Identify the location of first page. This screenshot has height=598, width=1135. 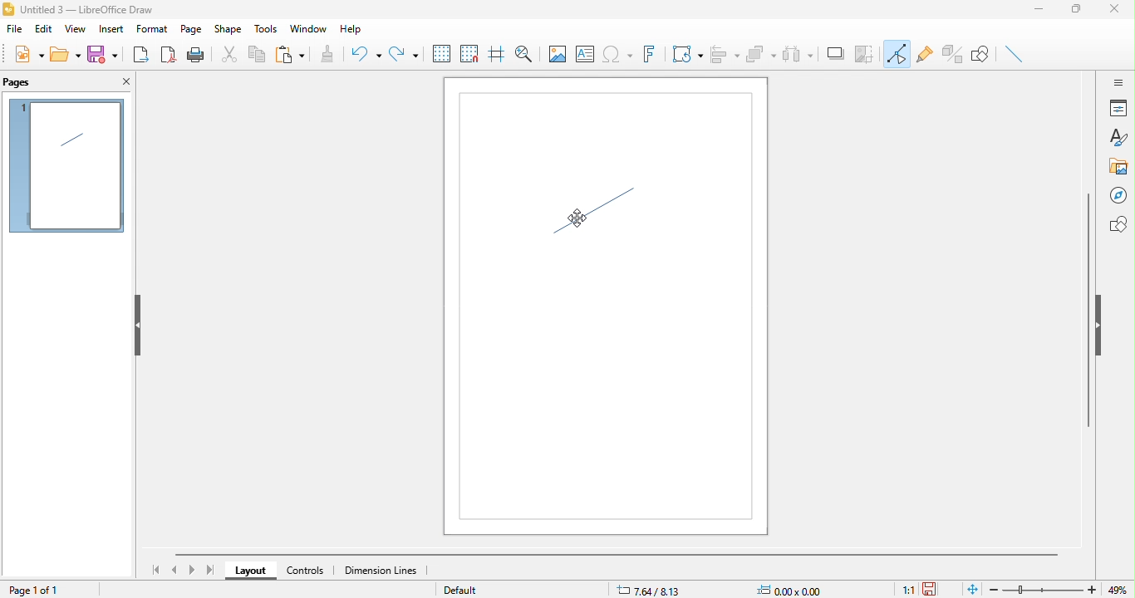
(159, 570).